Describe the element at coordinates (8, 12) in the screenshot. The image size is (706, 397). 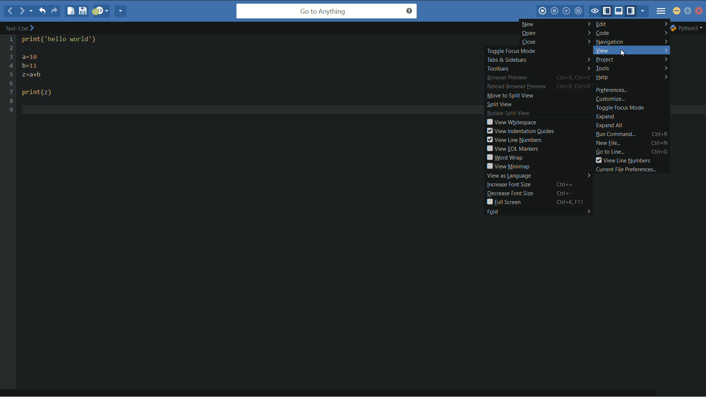
I see `back` at that location.